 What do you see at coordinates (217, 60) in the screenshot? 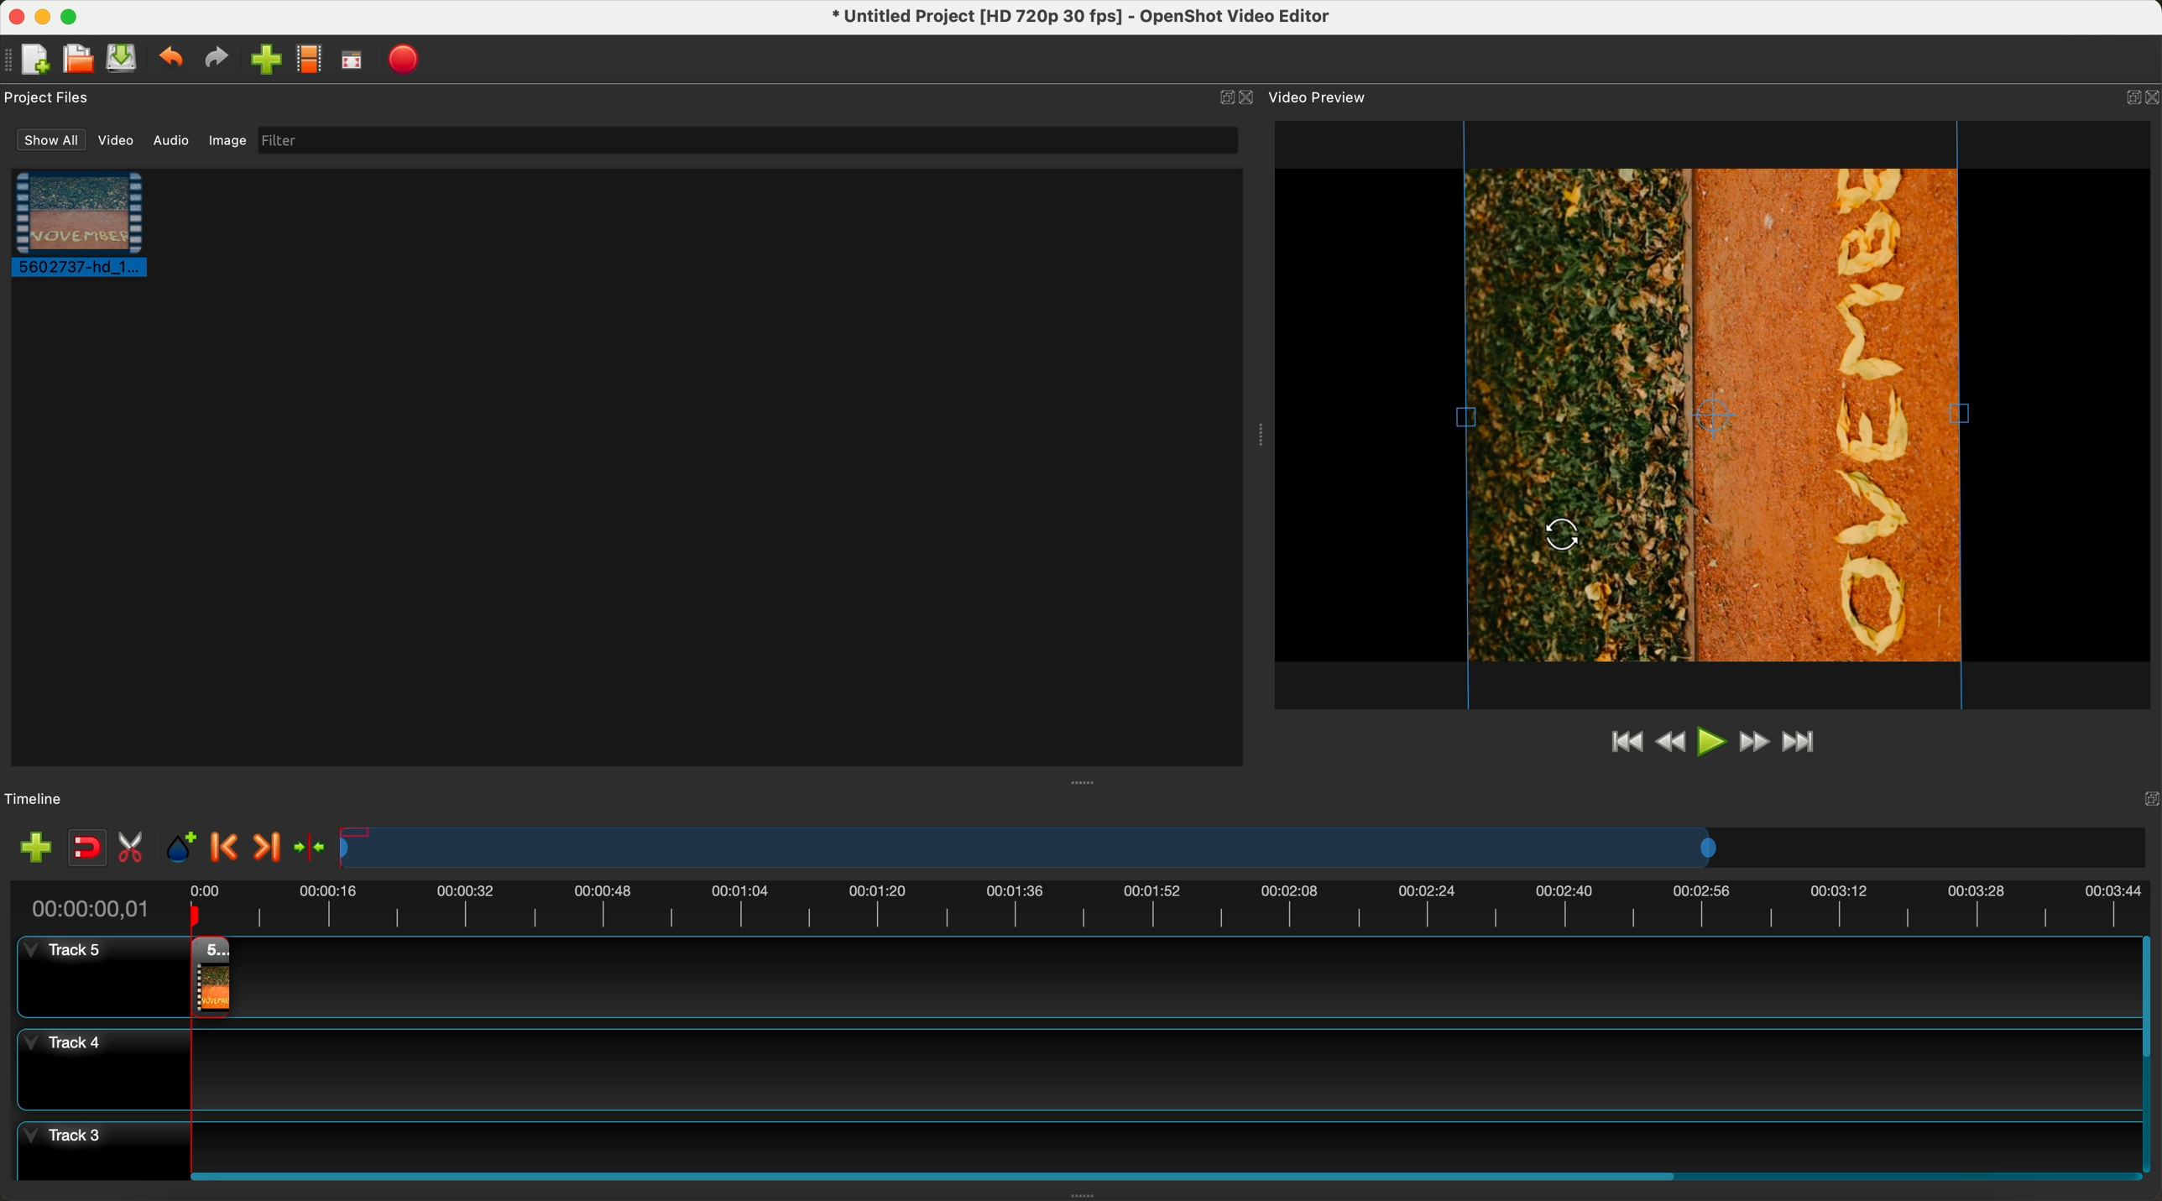
I see `redo` at bounding box center [217, 60].